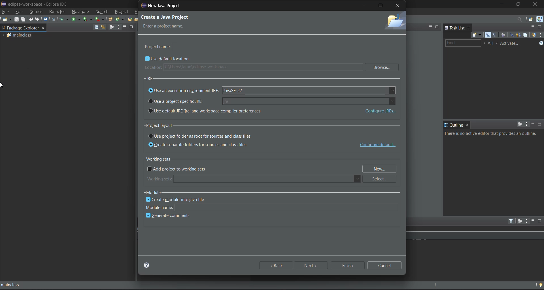  What do you see at coordinates (519, 221) in the screenshot?
I see `focus on active task` at bounding box center [519, 221].